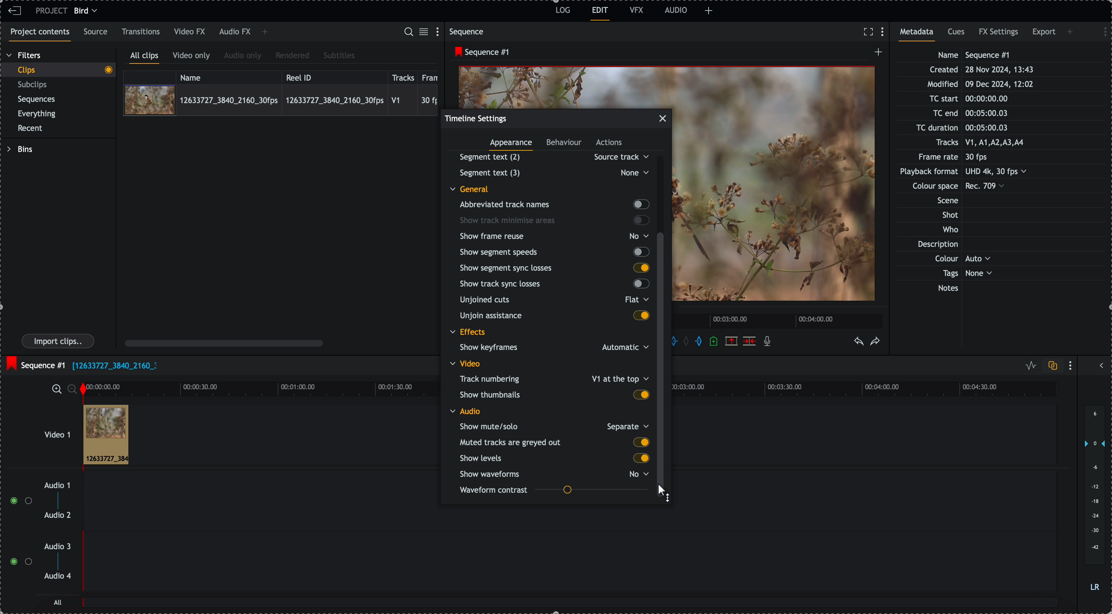 This screenshot has width=1112, height=614. What do you see at coordinates (292, 56) in the screenshot?
I see `rendered` at bounding box center [292, 56].